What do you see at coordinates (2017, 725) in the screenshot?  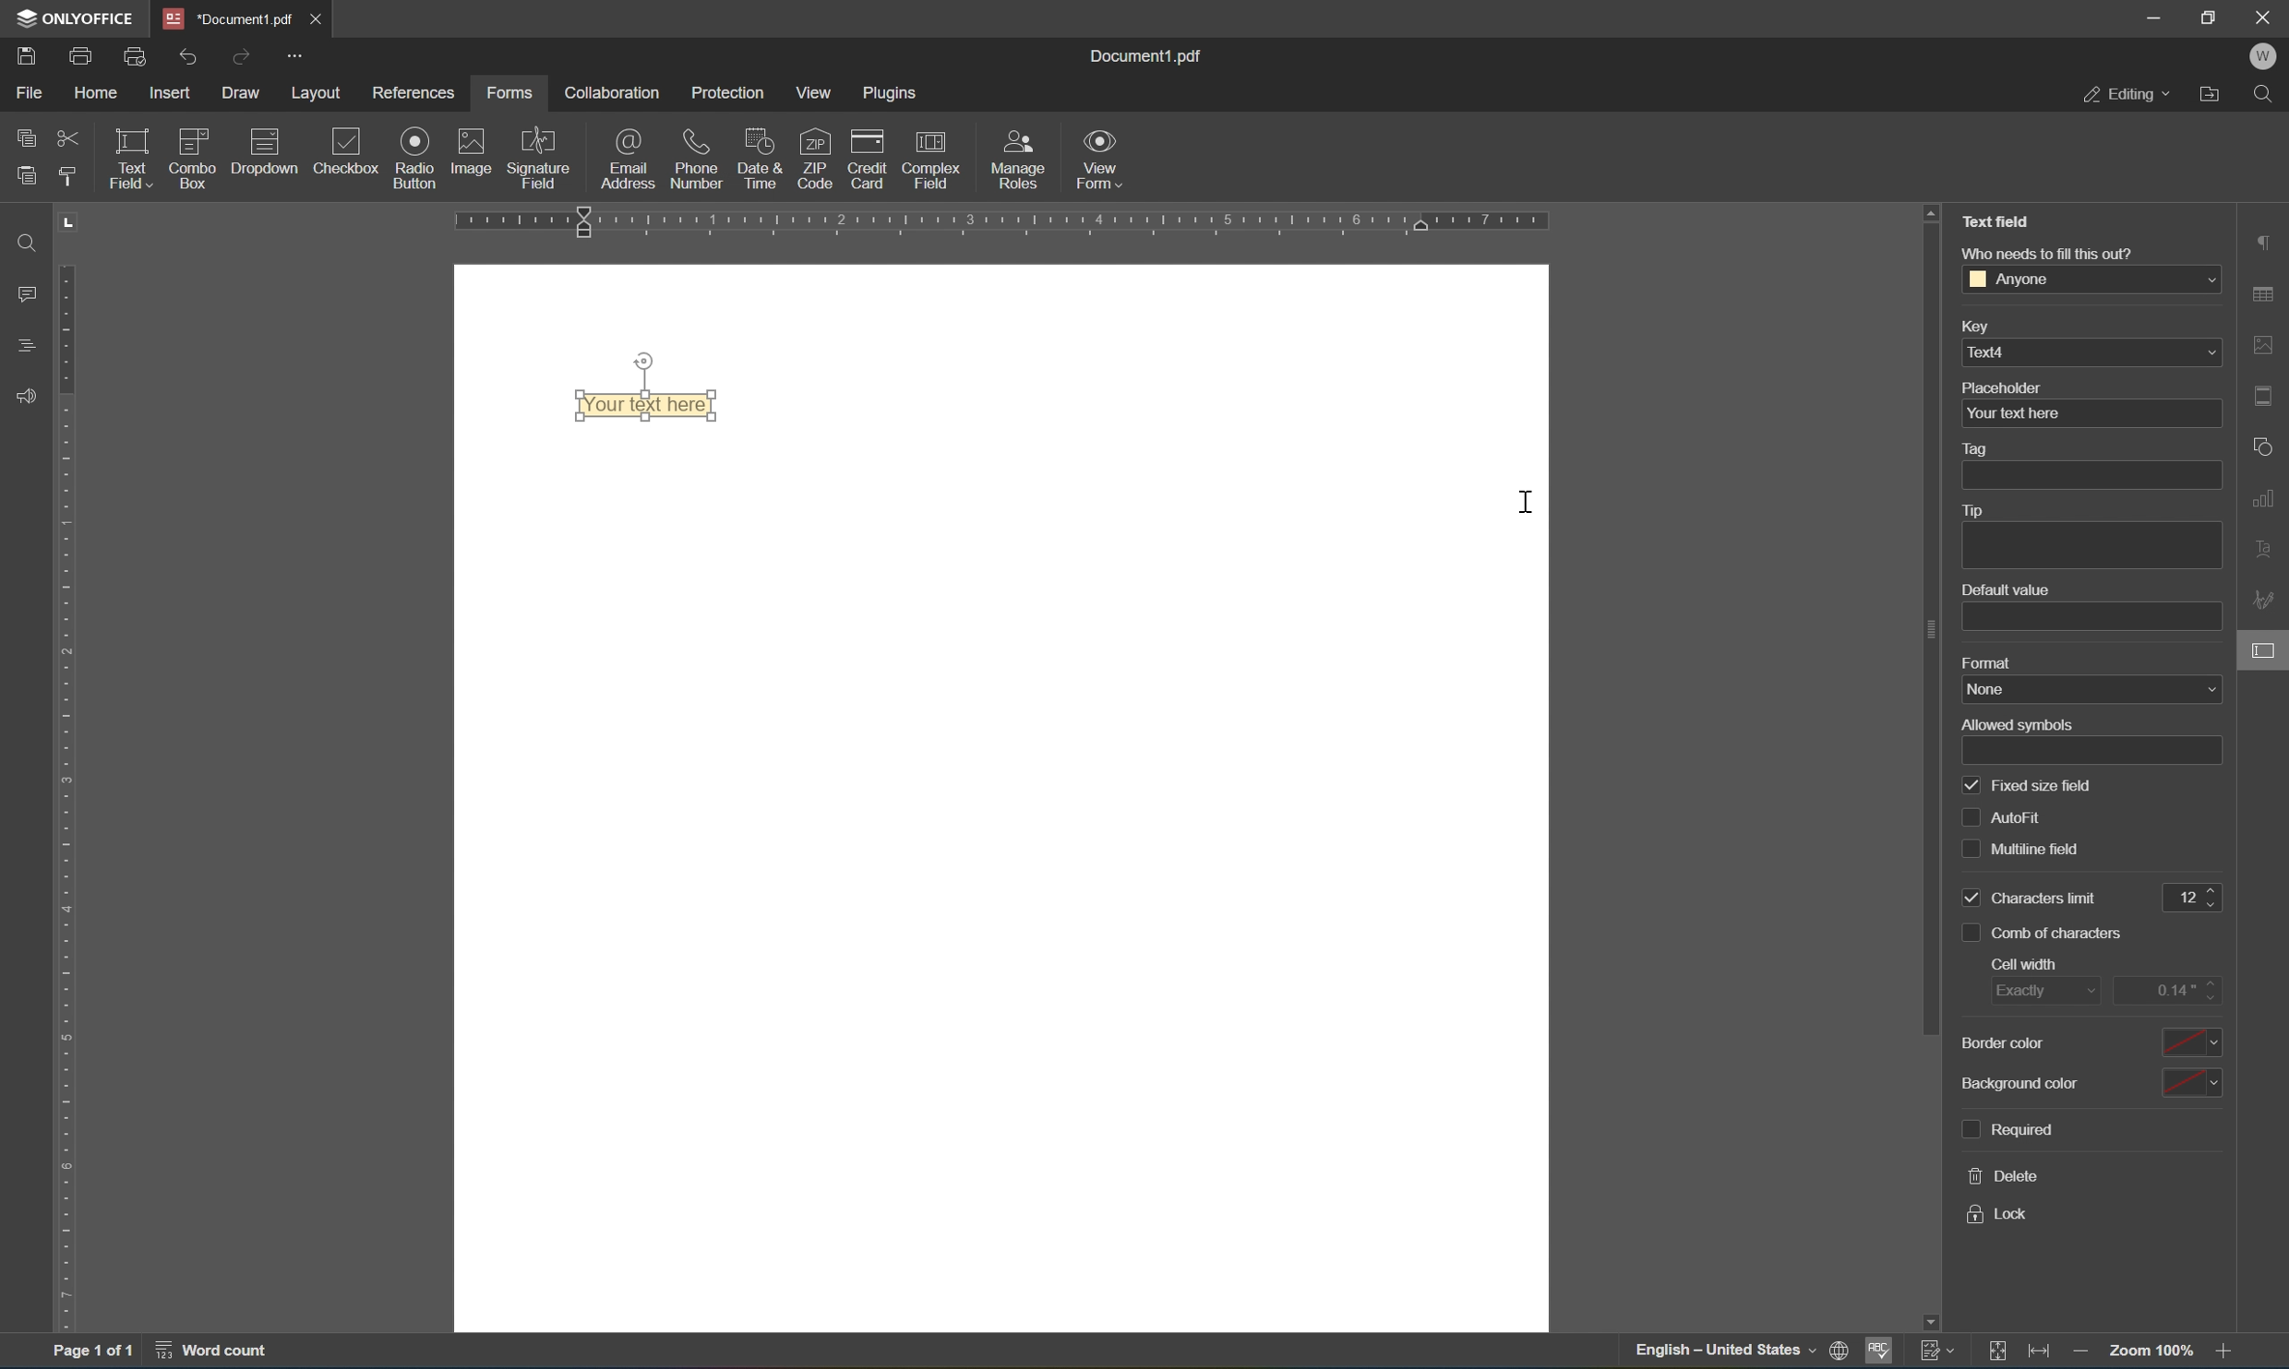 I see `allowed symbols` at bounding box center [2017, 725].